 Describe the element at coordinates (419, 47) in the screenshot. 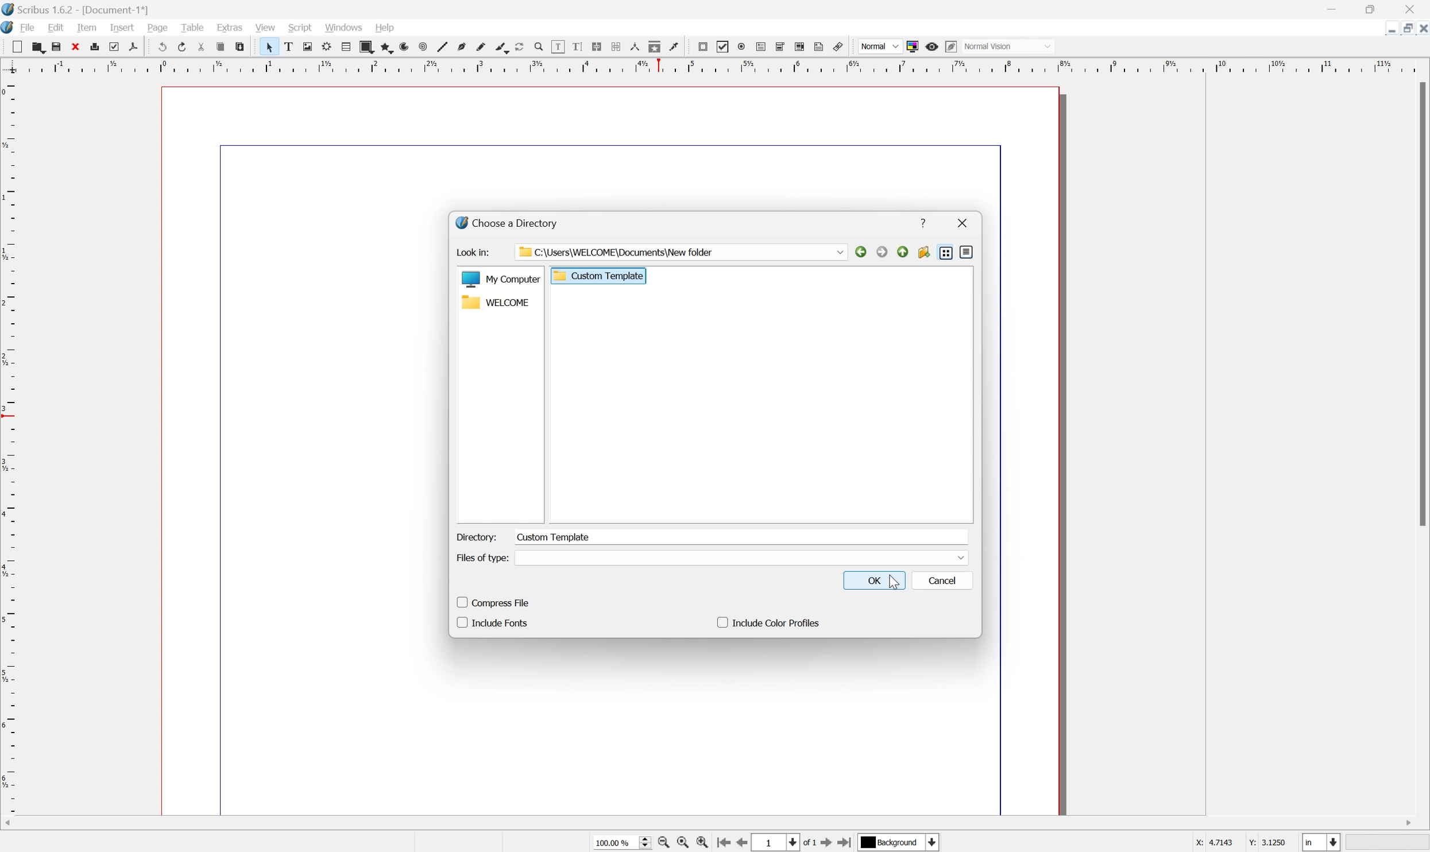

I see `spiral` at that location.